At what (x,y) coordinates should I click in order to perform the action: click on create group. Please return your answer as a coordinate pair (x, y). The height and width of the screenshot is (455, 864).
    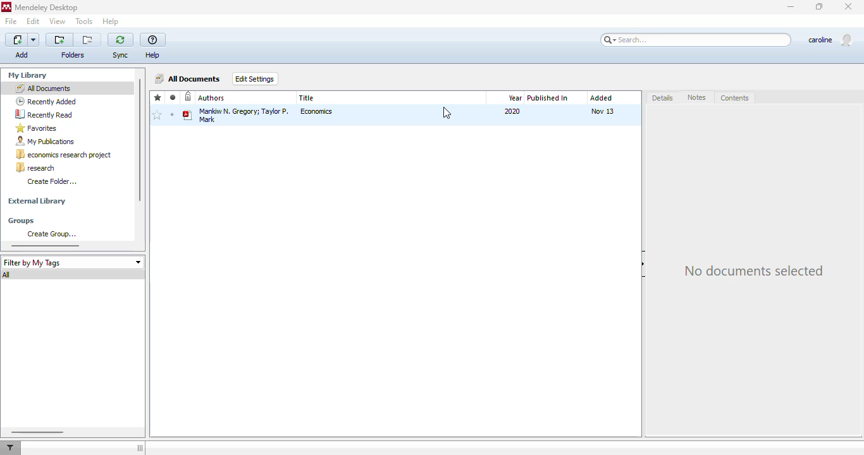
    Looking at the image, I should click on (51, 234).